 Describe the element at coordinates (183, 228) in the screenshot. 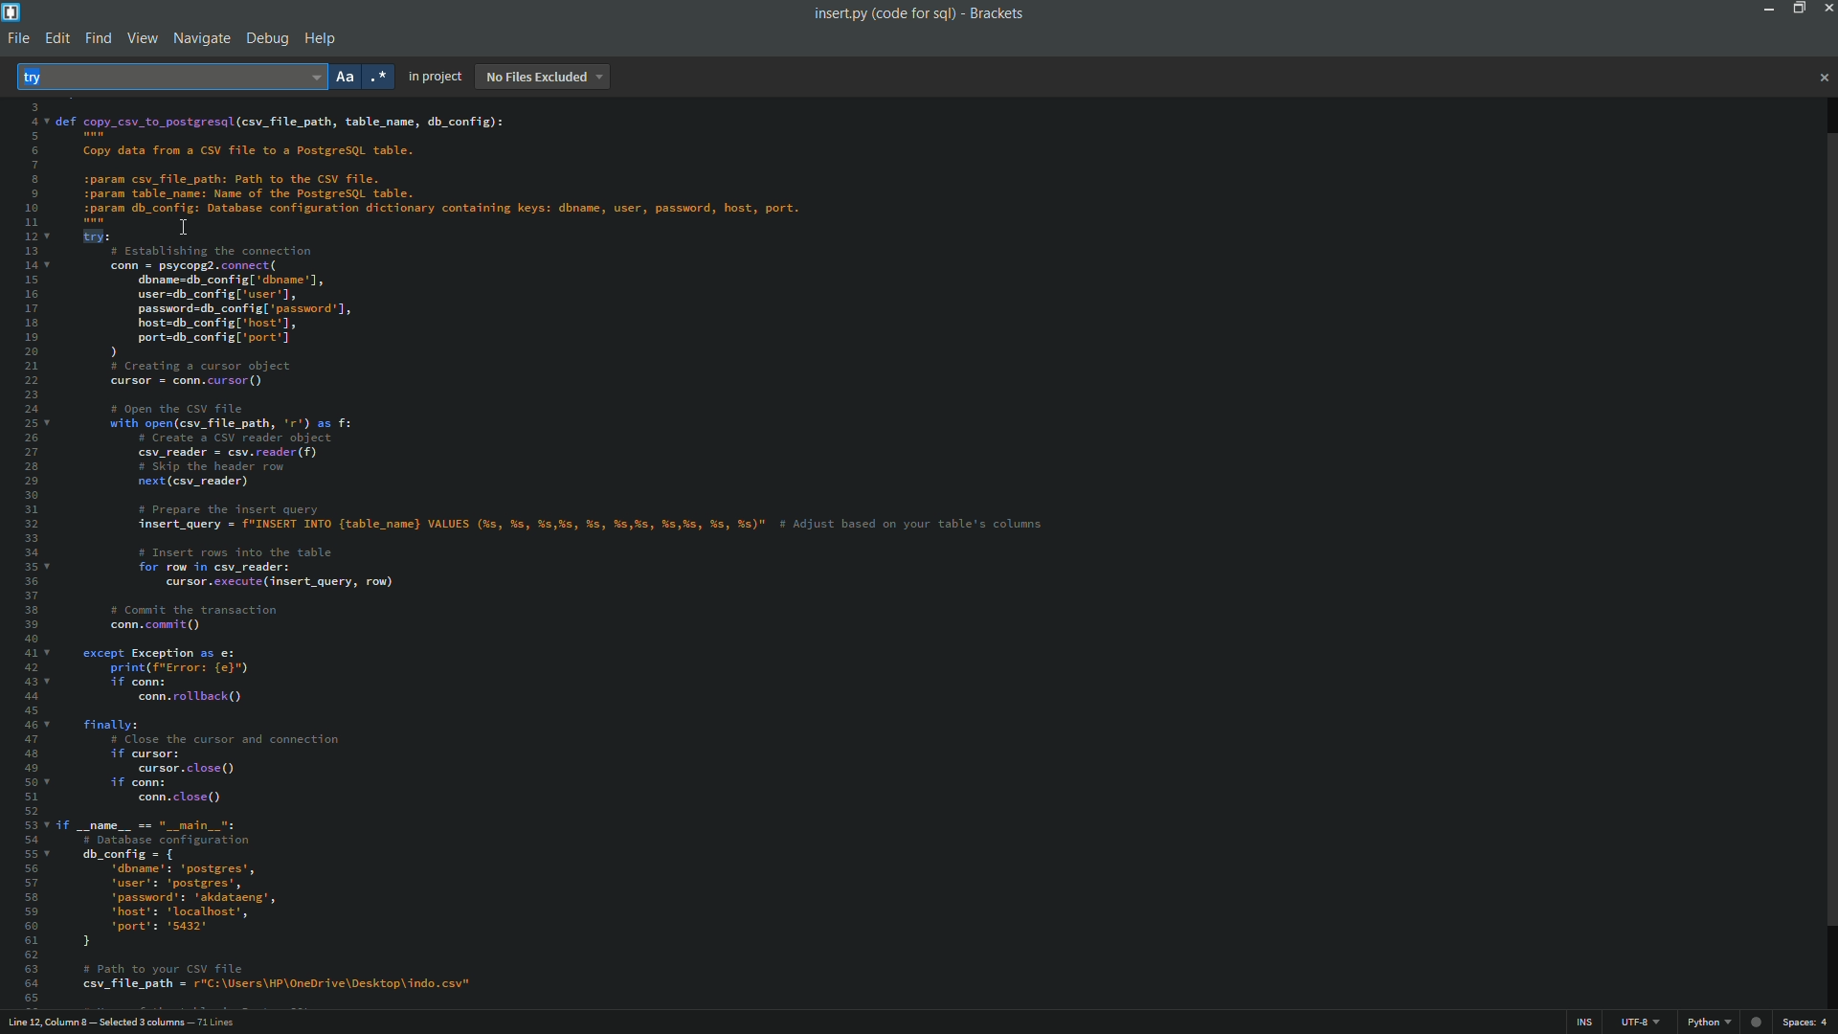

I see `cursor` at that location.